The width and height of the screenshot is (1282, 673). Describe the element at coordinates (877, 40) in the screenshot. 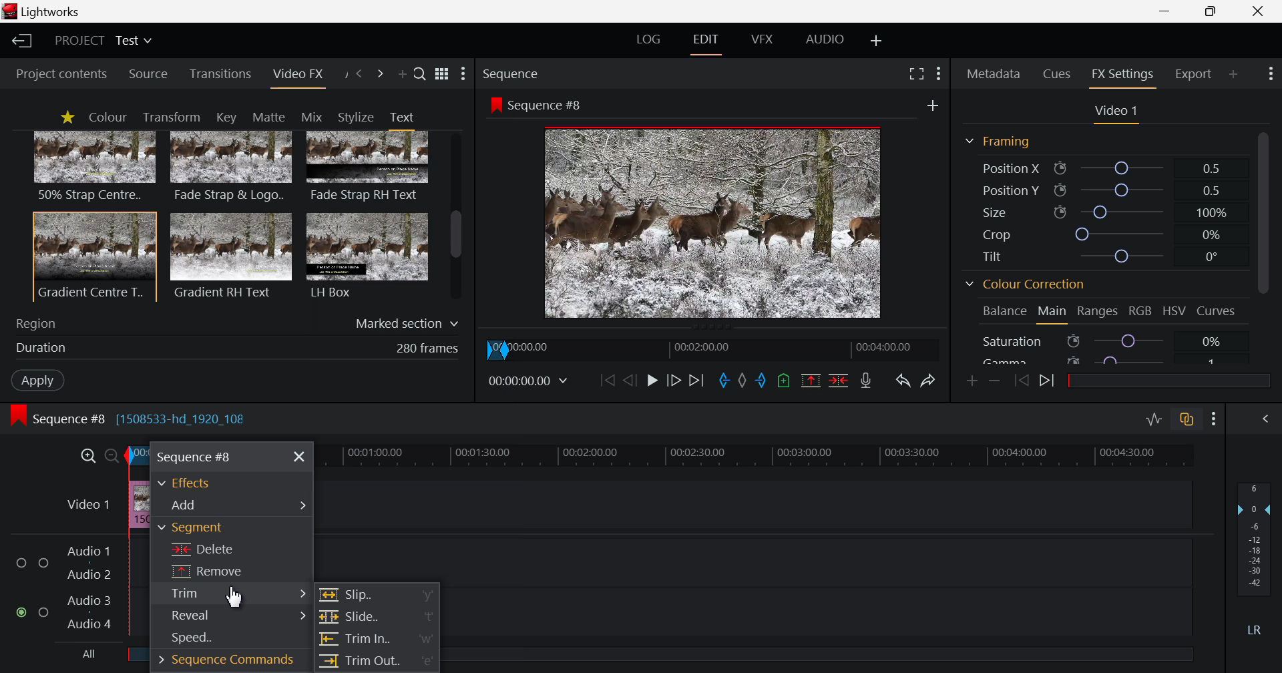

I see `Add Layout` at that location.